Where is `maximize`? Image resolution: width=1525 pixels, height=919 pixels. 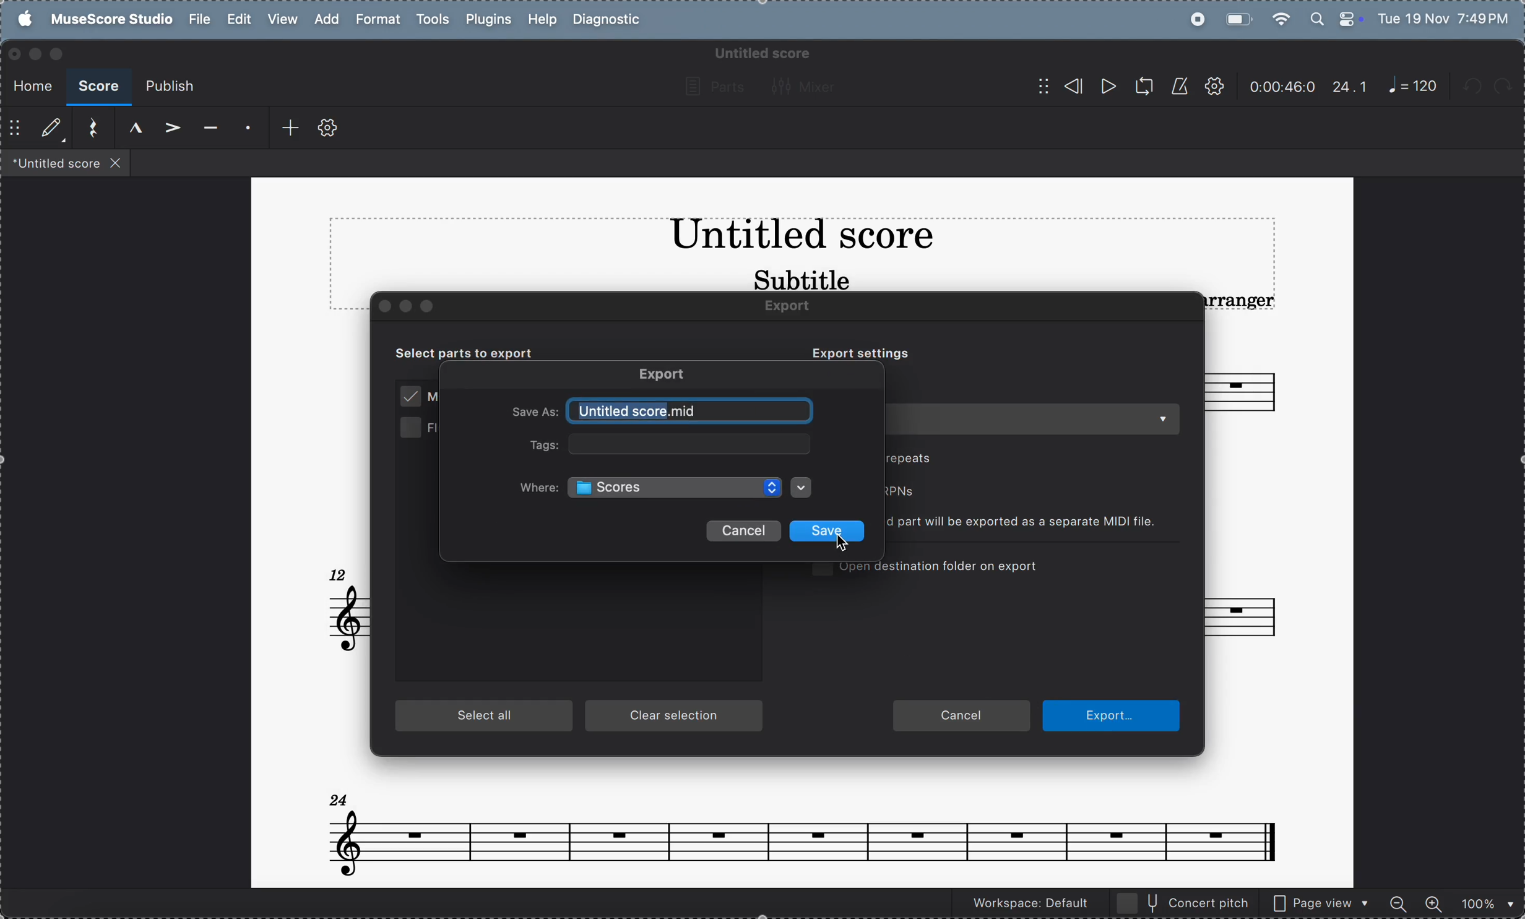
maximize is located at coordinates (59, 54).